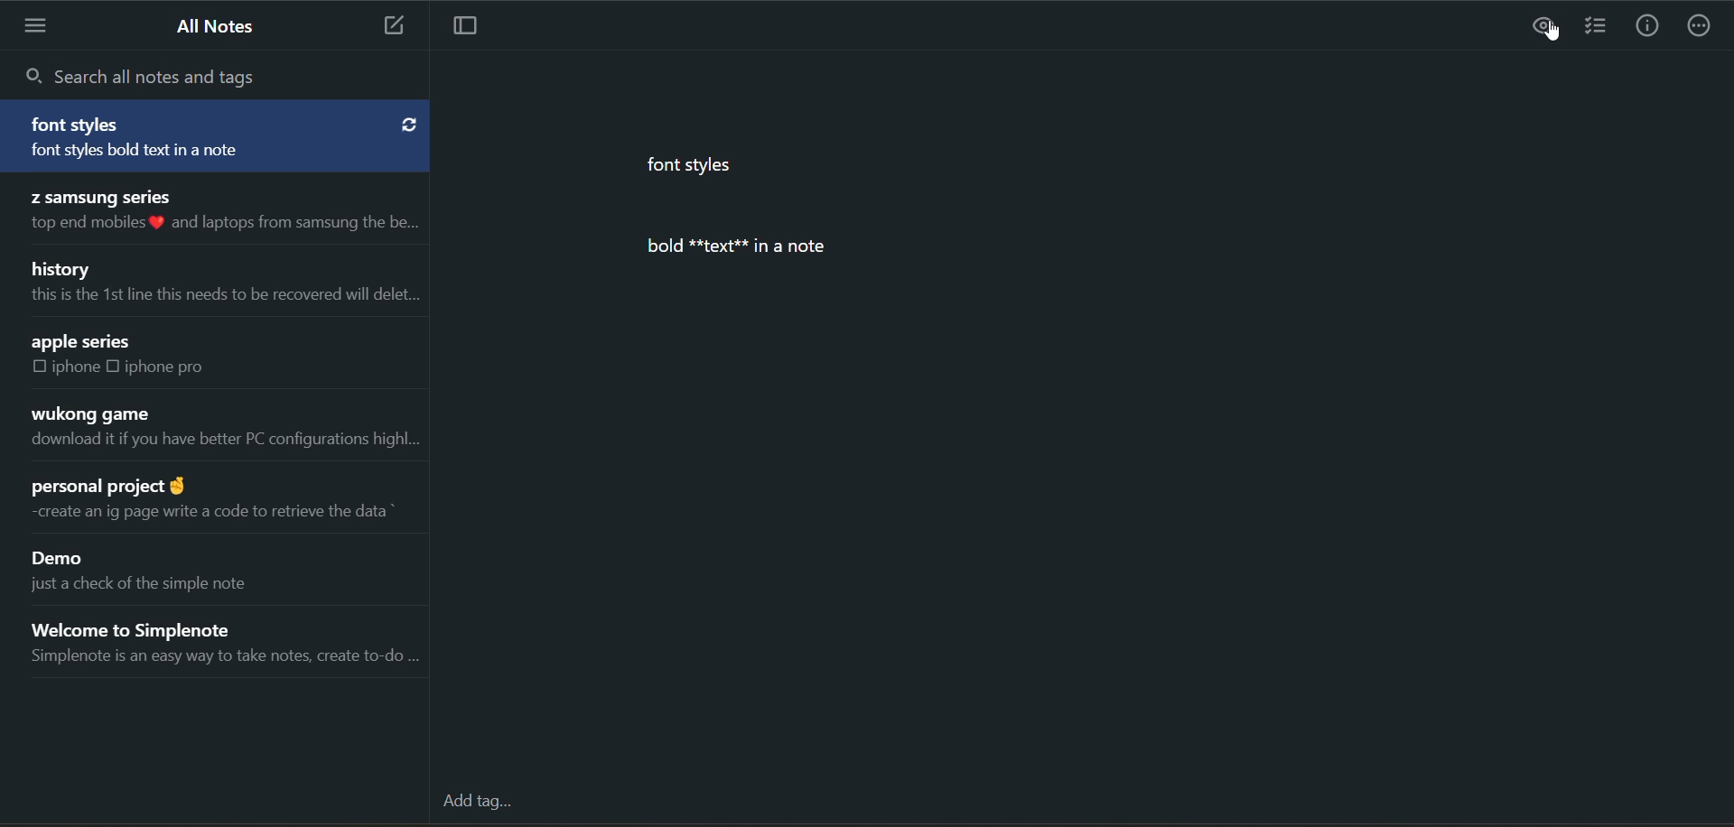  I want to click on top end mobiles % and laptops from samsung the be..., so click(219, 224).